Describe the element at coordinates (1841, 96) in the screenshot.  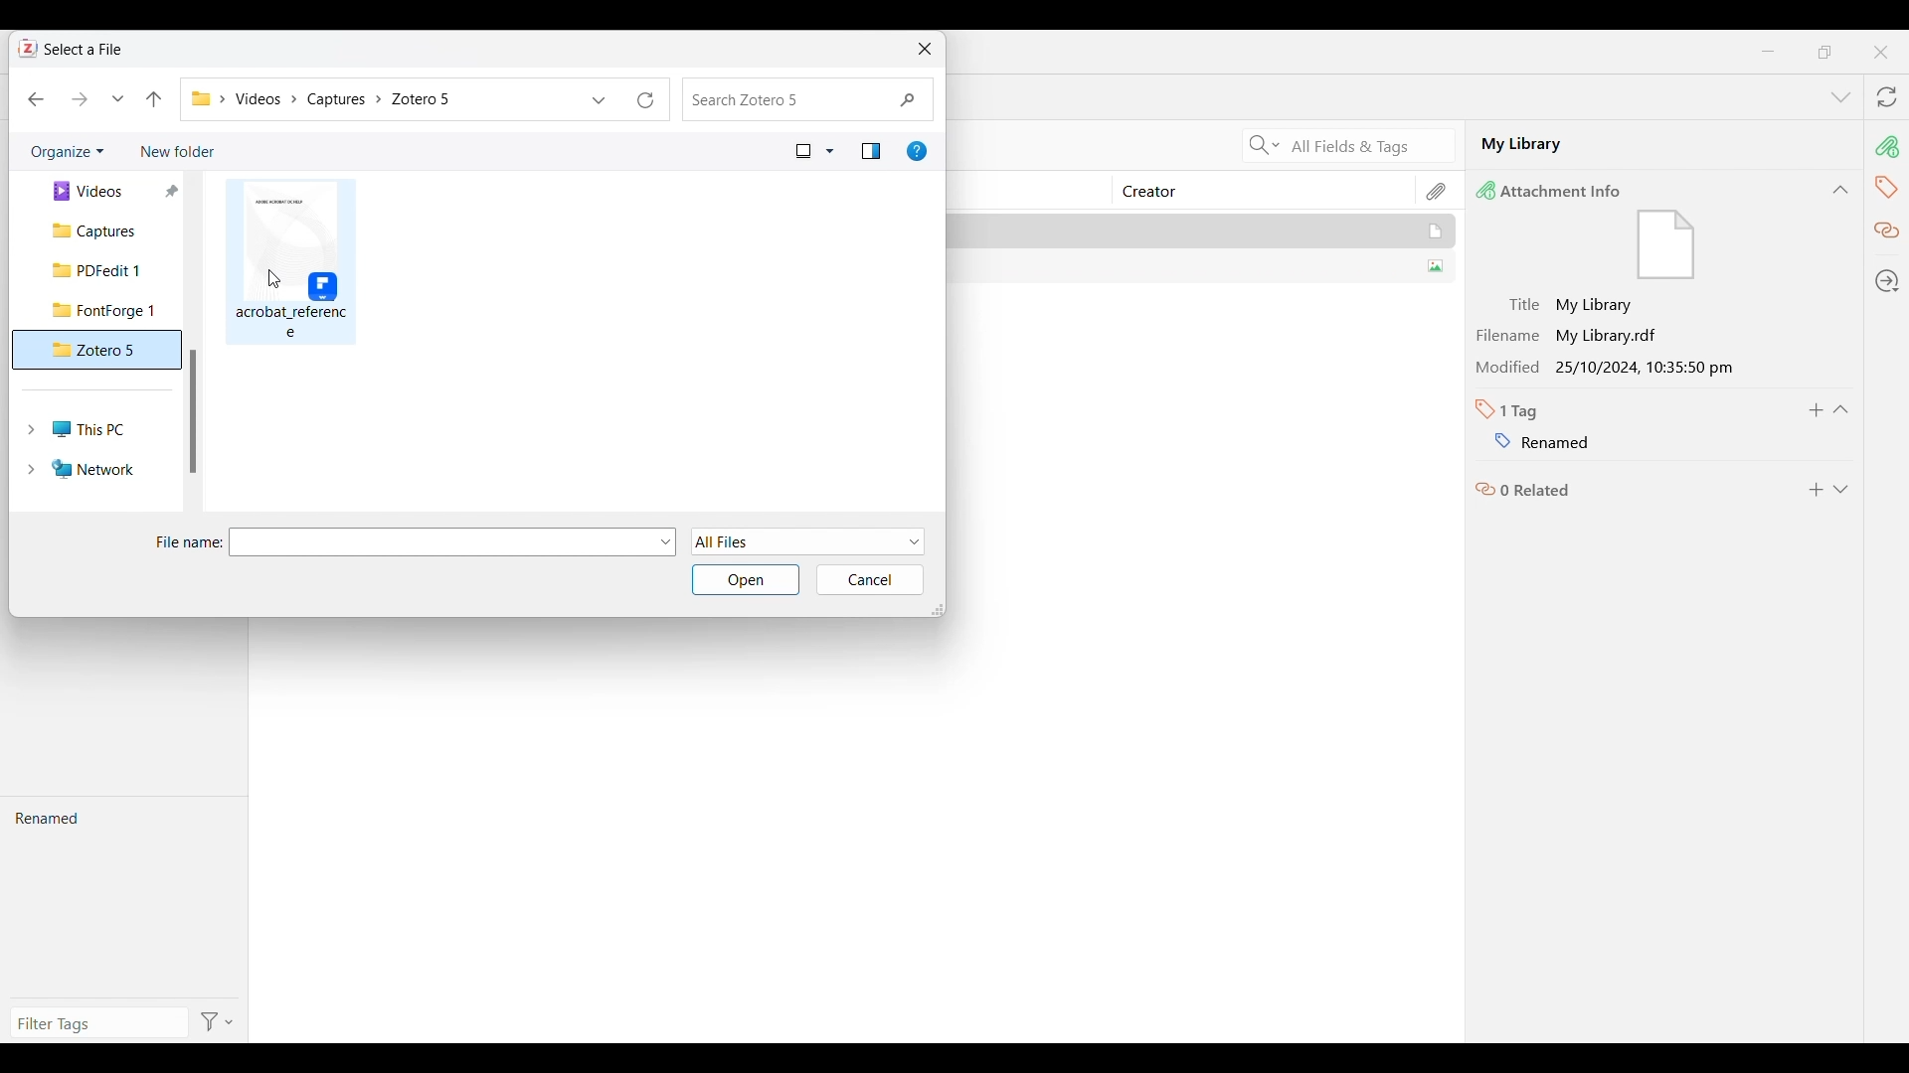
I see `List all tabs` at that location.